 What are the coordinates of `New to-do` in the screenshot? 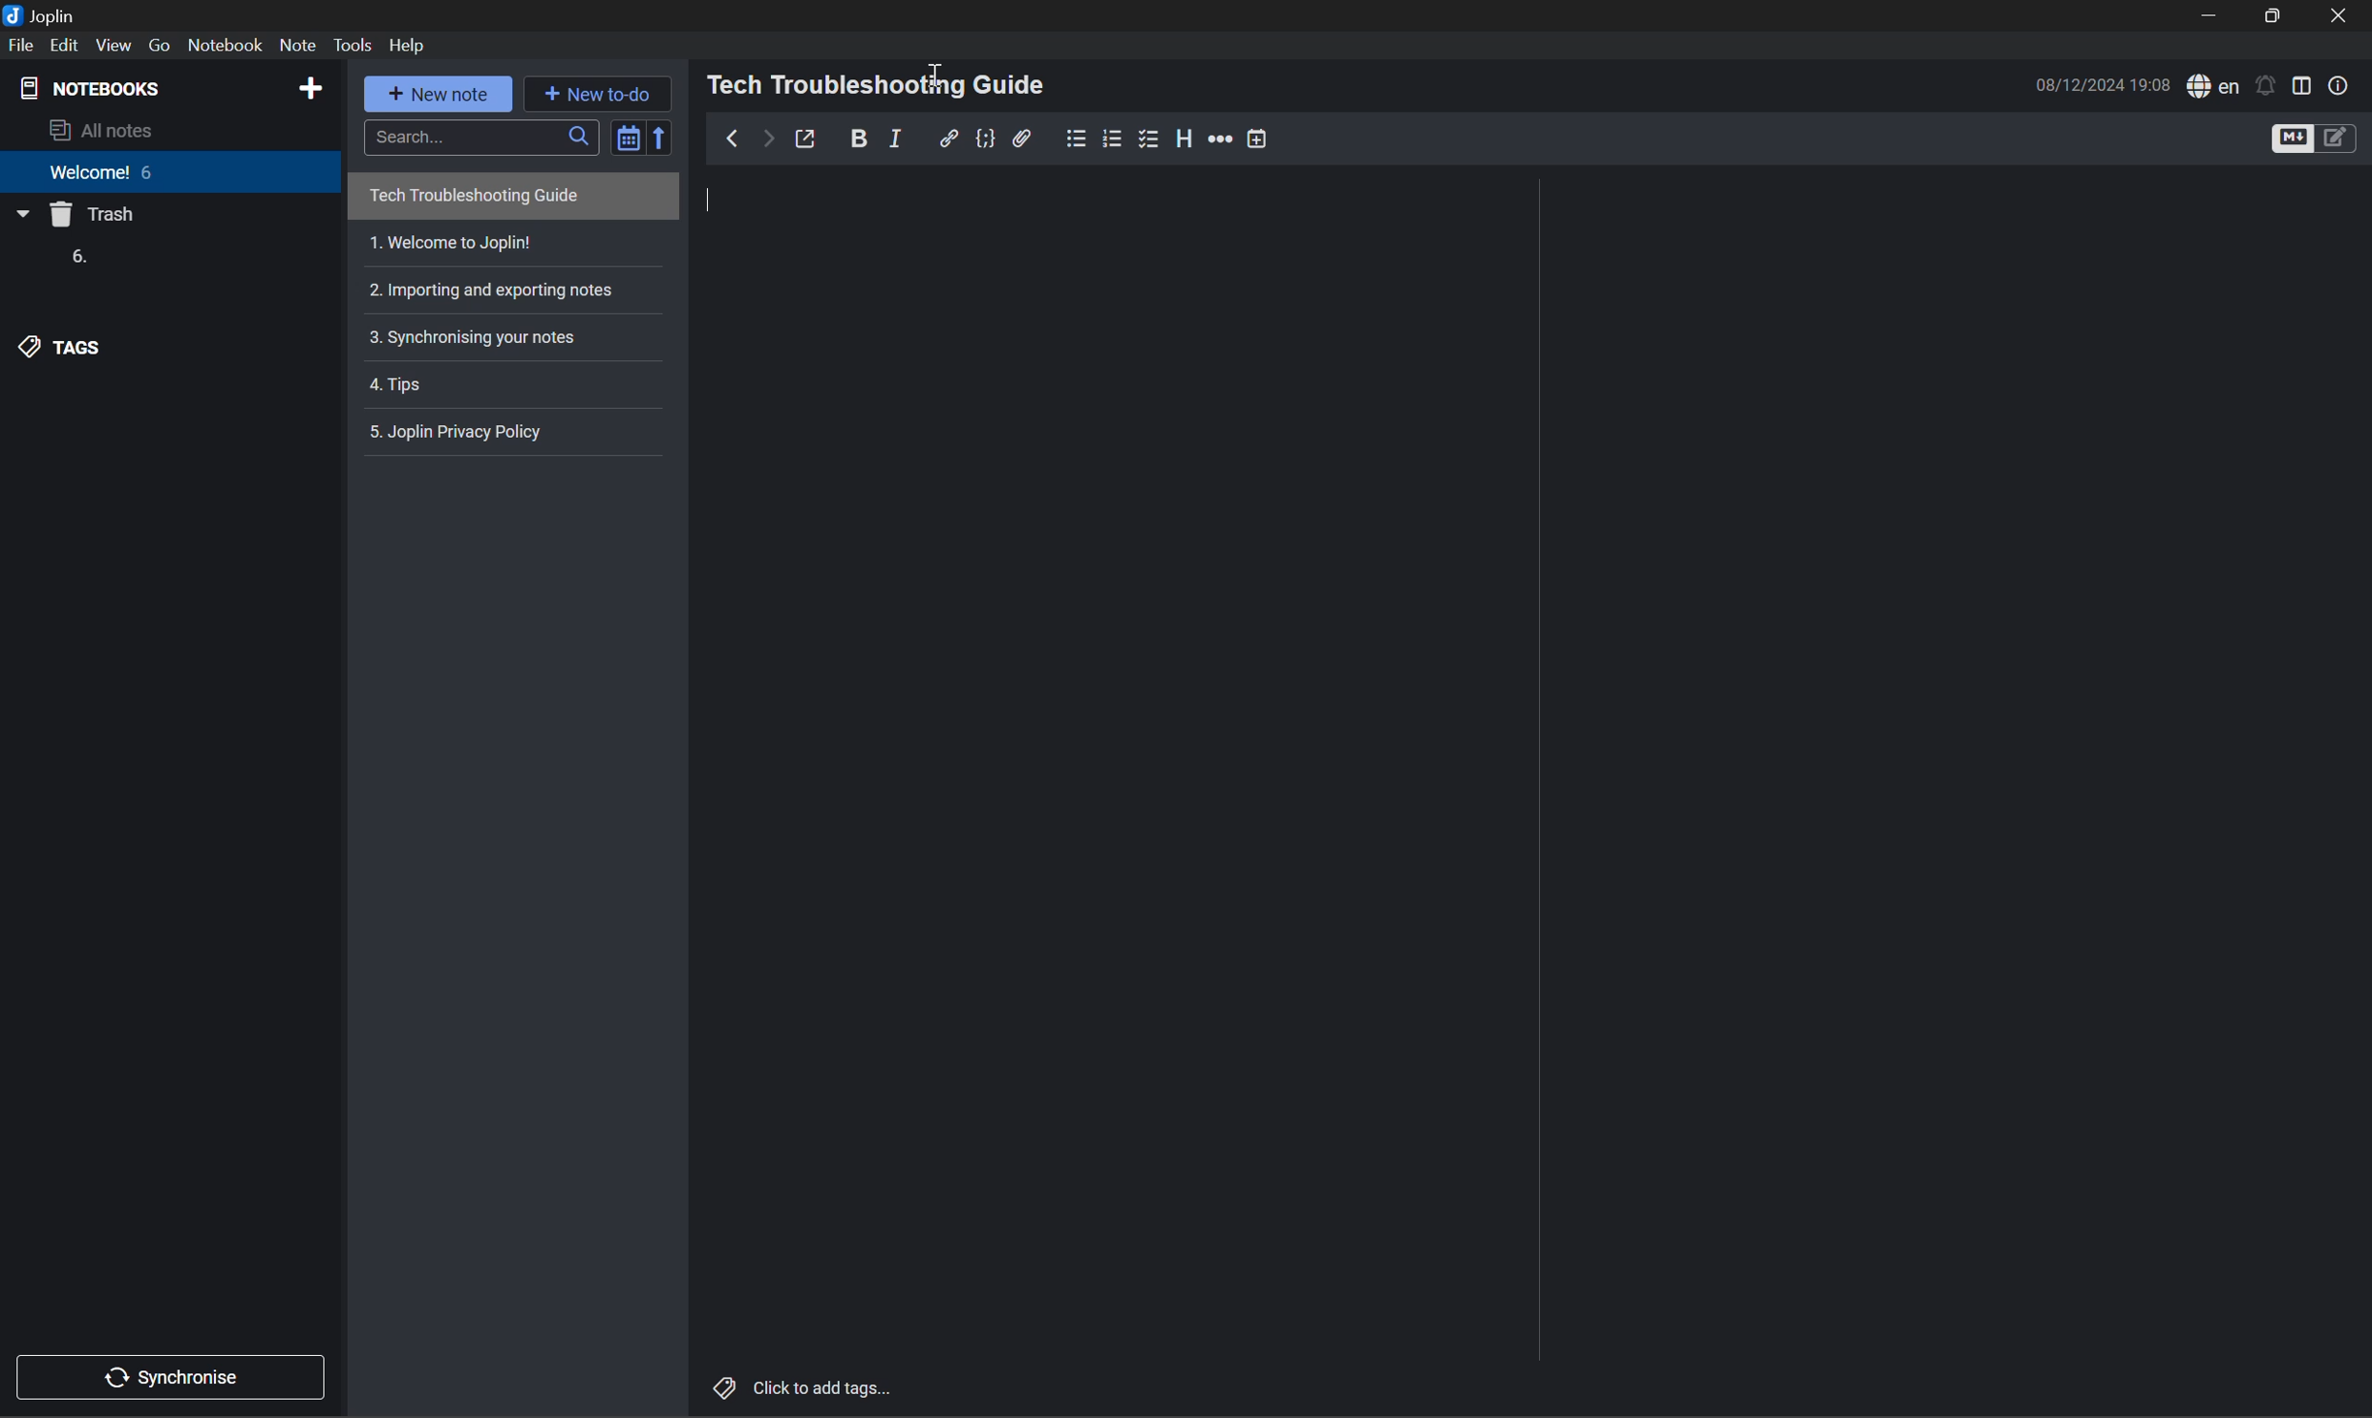 It's located at (607, 94).